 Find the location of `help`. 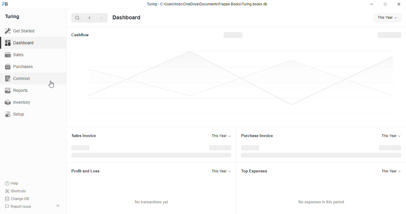

help is located at coordinates (12, 183).